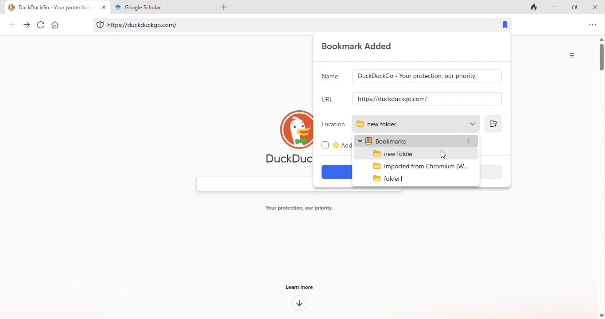  I want to click on name, so click(330, 78).